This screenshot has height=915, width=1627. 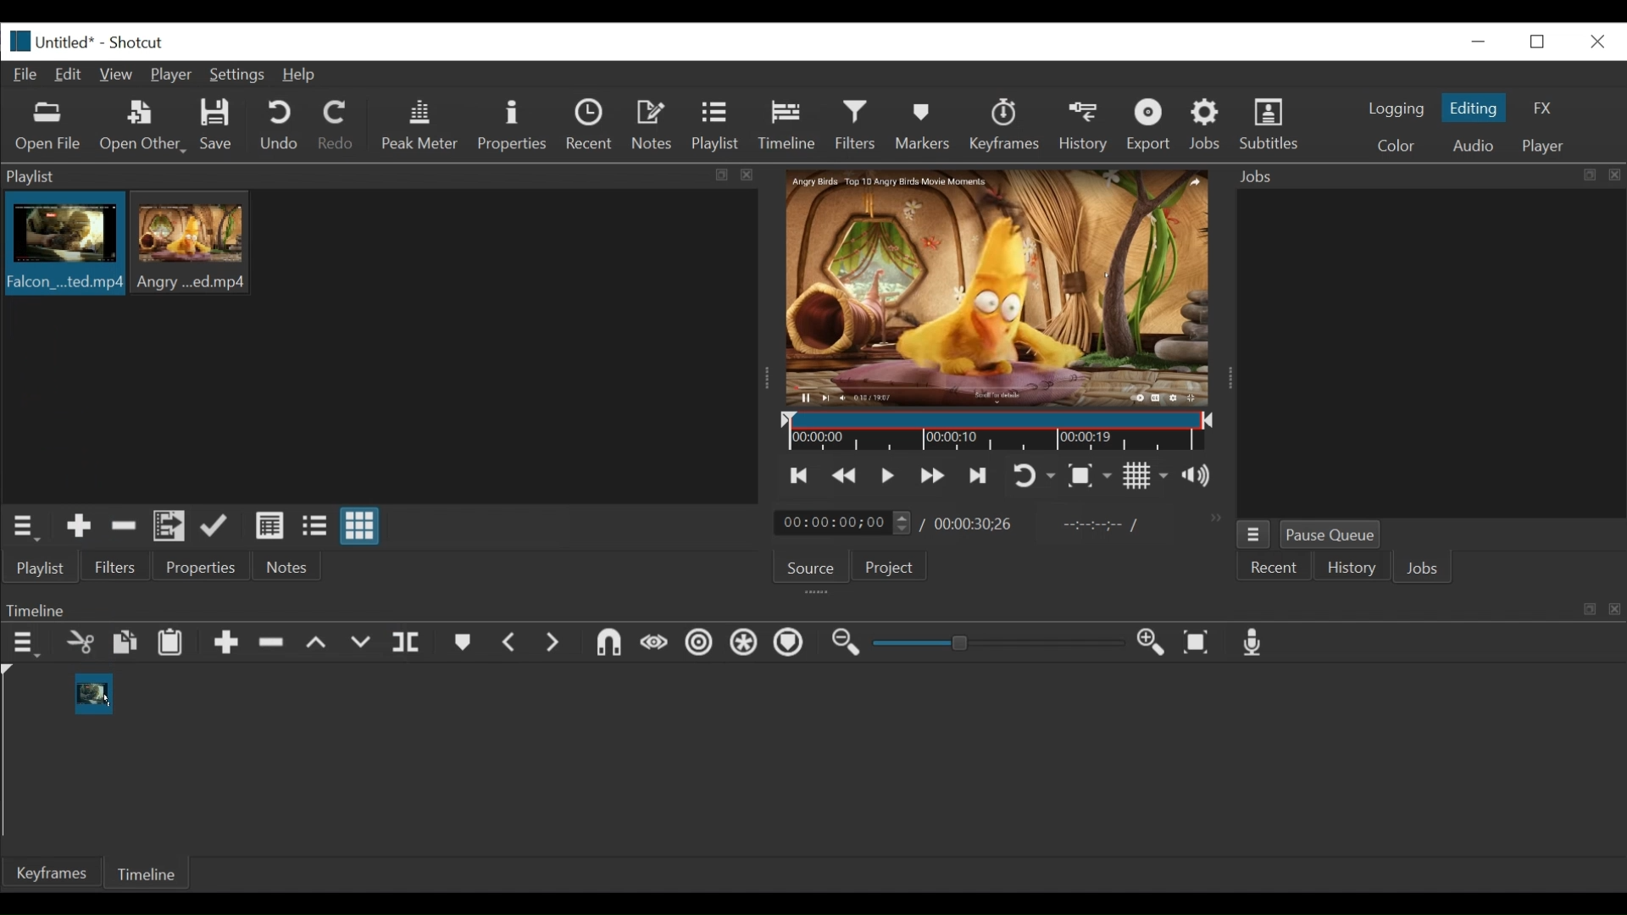 What do you see at coordinates (593, 127) in the screenshot?
I see `Recent` at bounding box center [593, 127].